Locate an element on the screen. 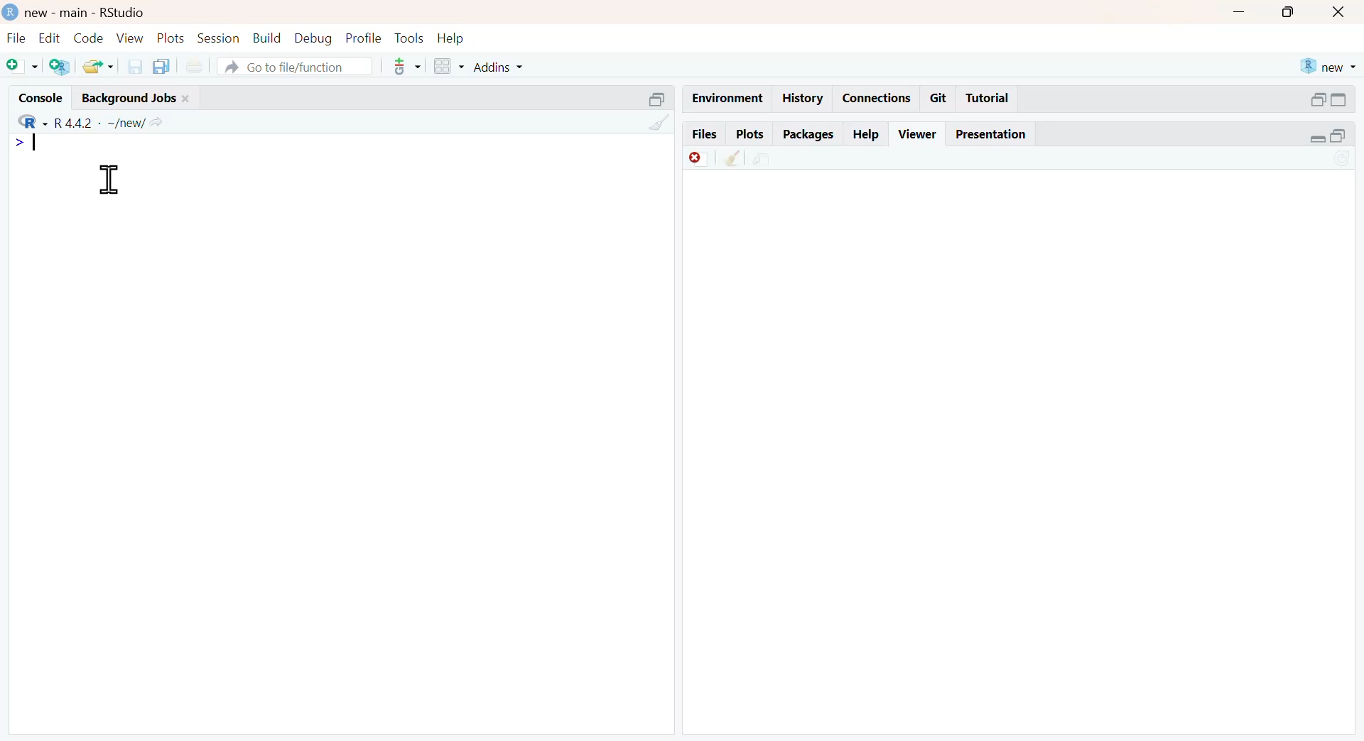 The image size is (1364, 741). tools is located at coordinates (408, 66).